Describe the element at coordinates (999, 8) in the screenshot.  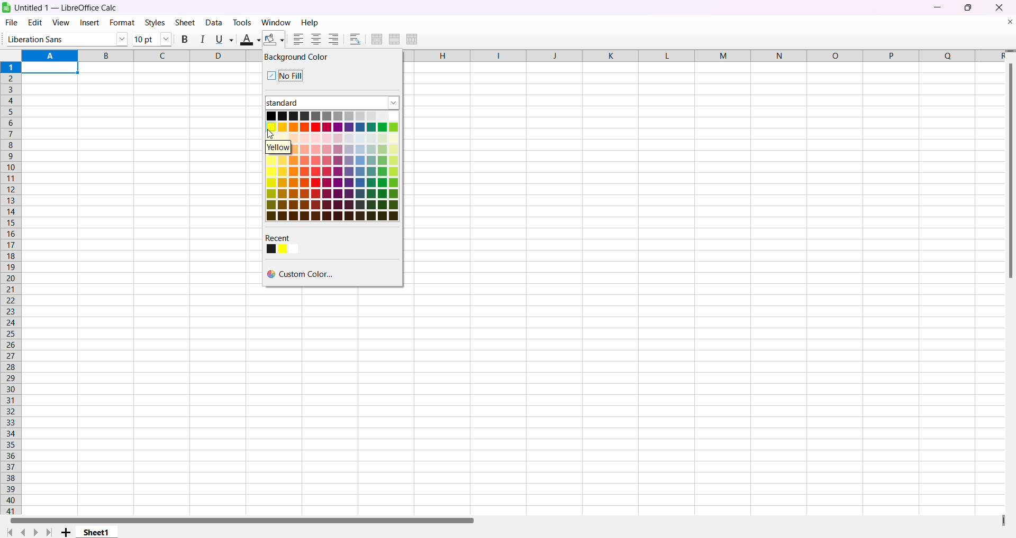
I see `close ` at that location.